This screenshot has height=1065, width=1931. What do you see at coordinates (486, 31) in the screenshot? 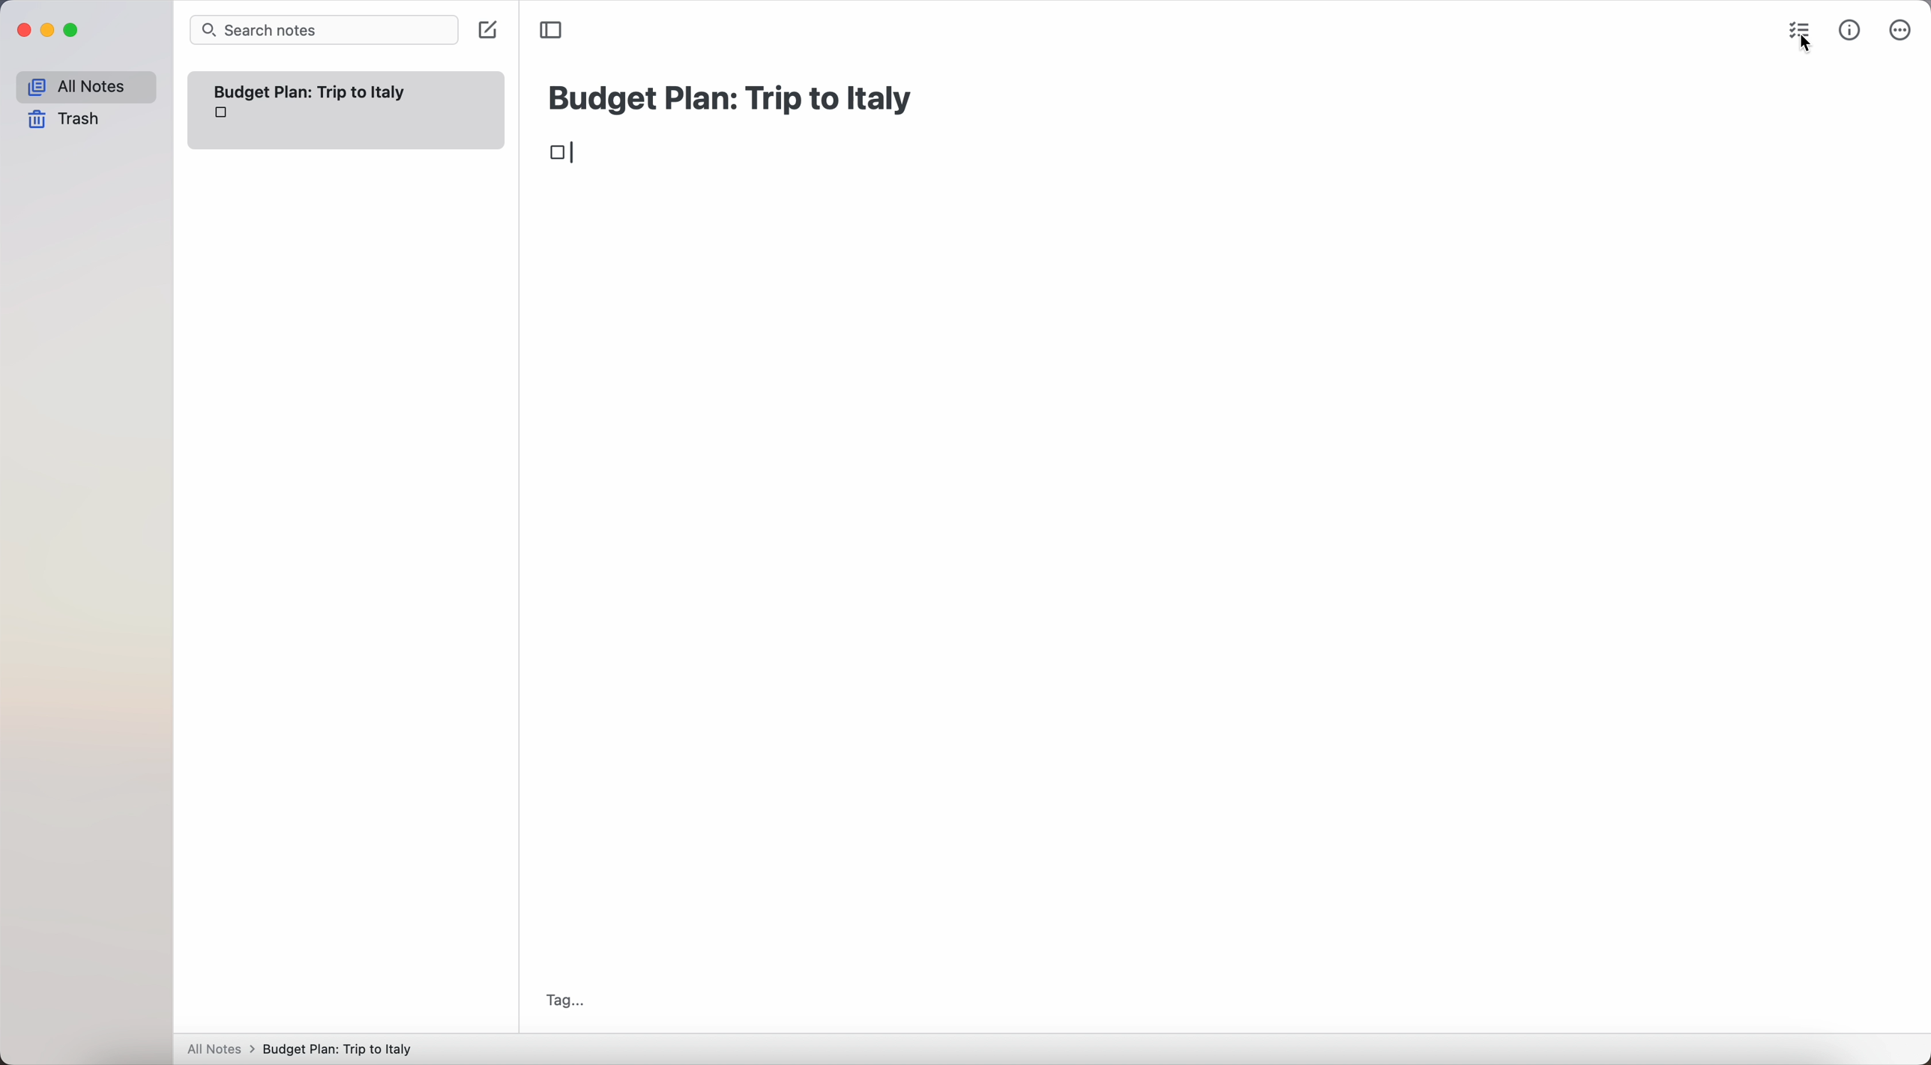
I see `create note` at bounding box center [486, 31].